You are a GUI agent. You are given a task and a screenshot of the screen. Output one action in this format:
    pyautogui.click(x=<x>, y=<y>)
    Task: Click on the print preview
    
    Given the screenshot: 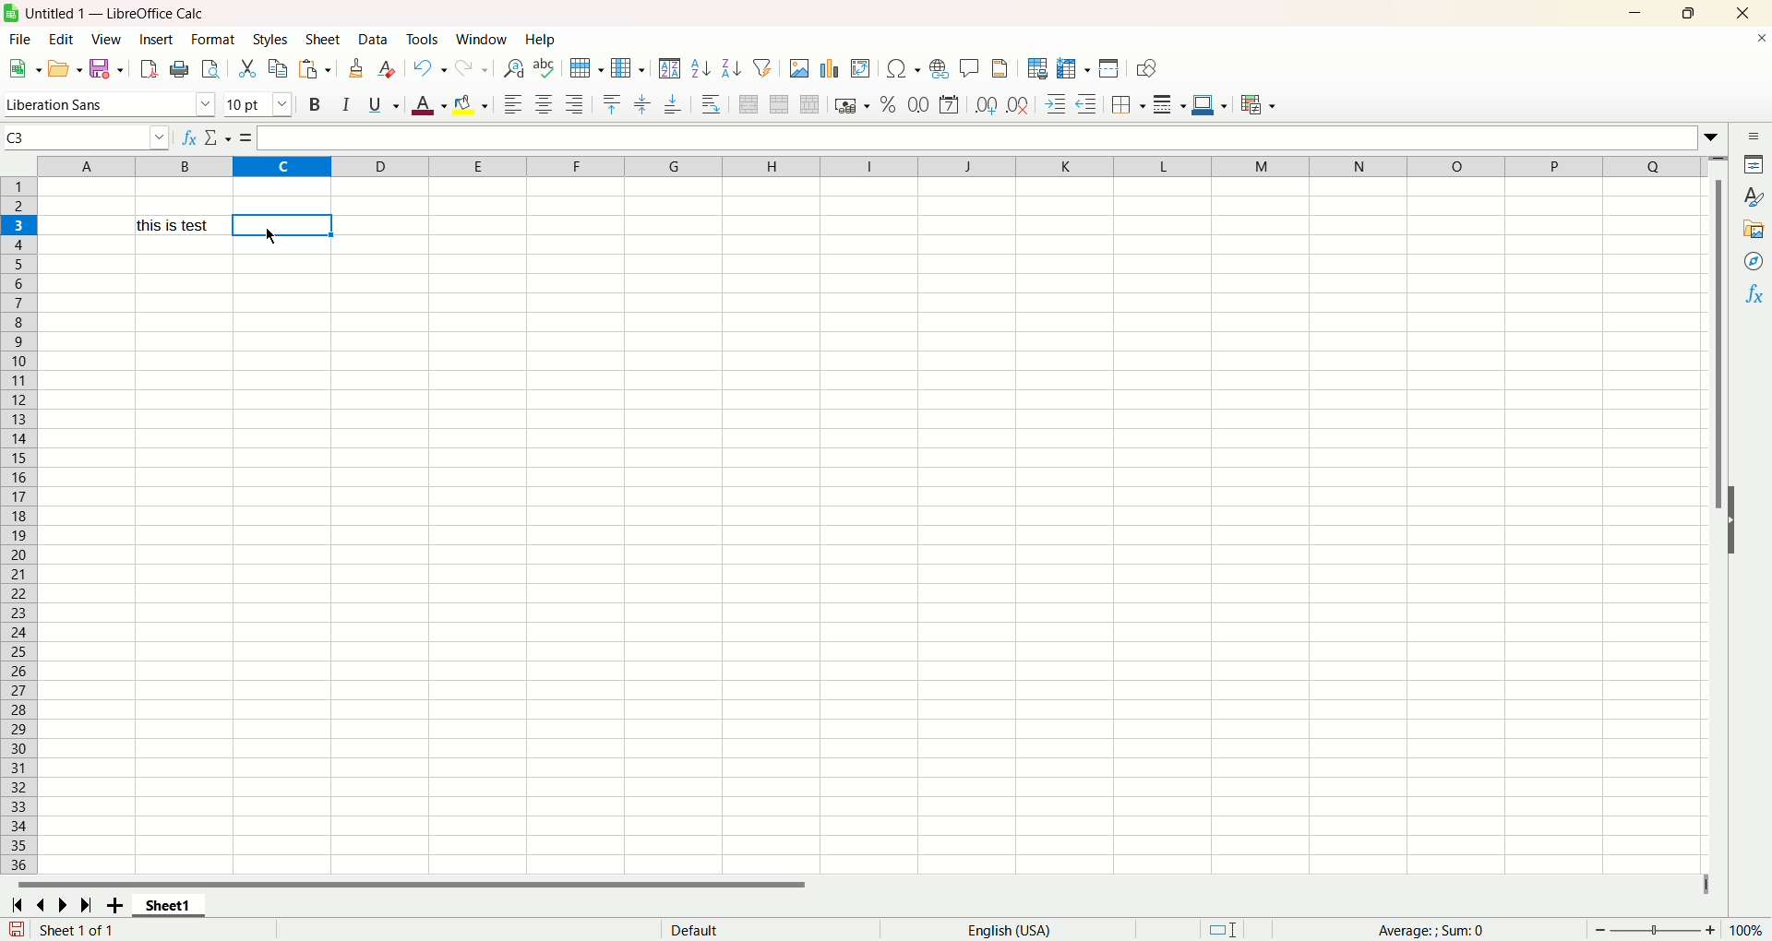 What is the action you would take?
    pyautogui.click(x=210, y=70)
    